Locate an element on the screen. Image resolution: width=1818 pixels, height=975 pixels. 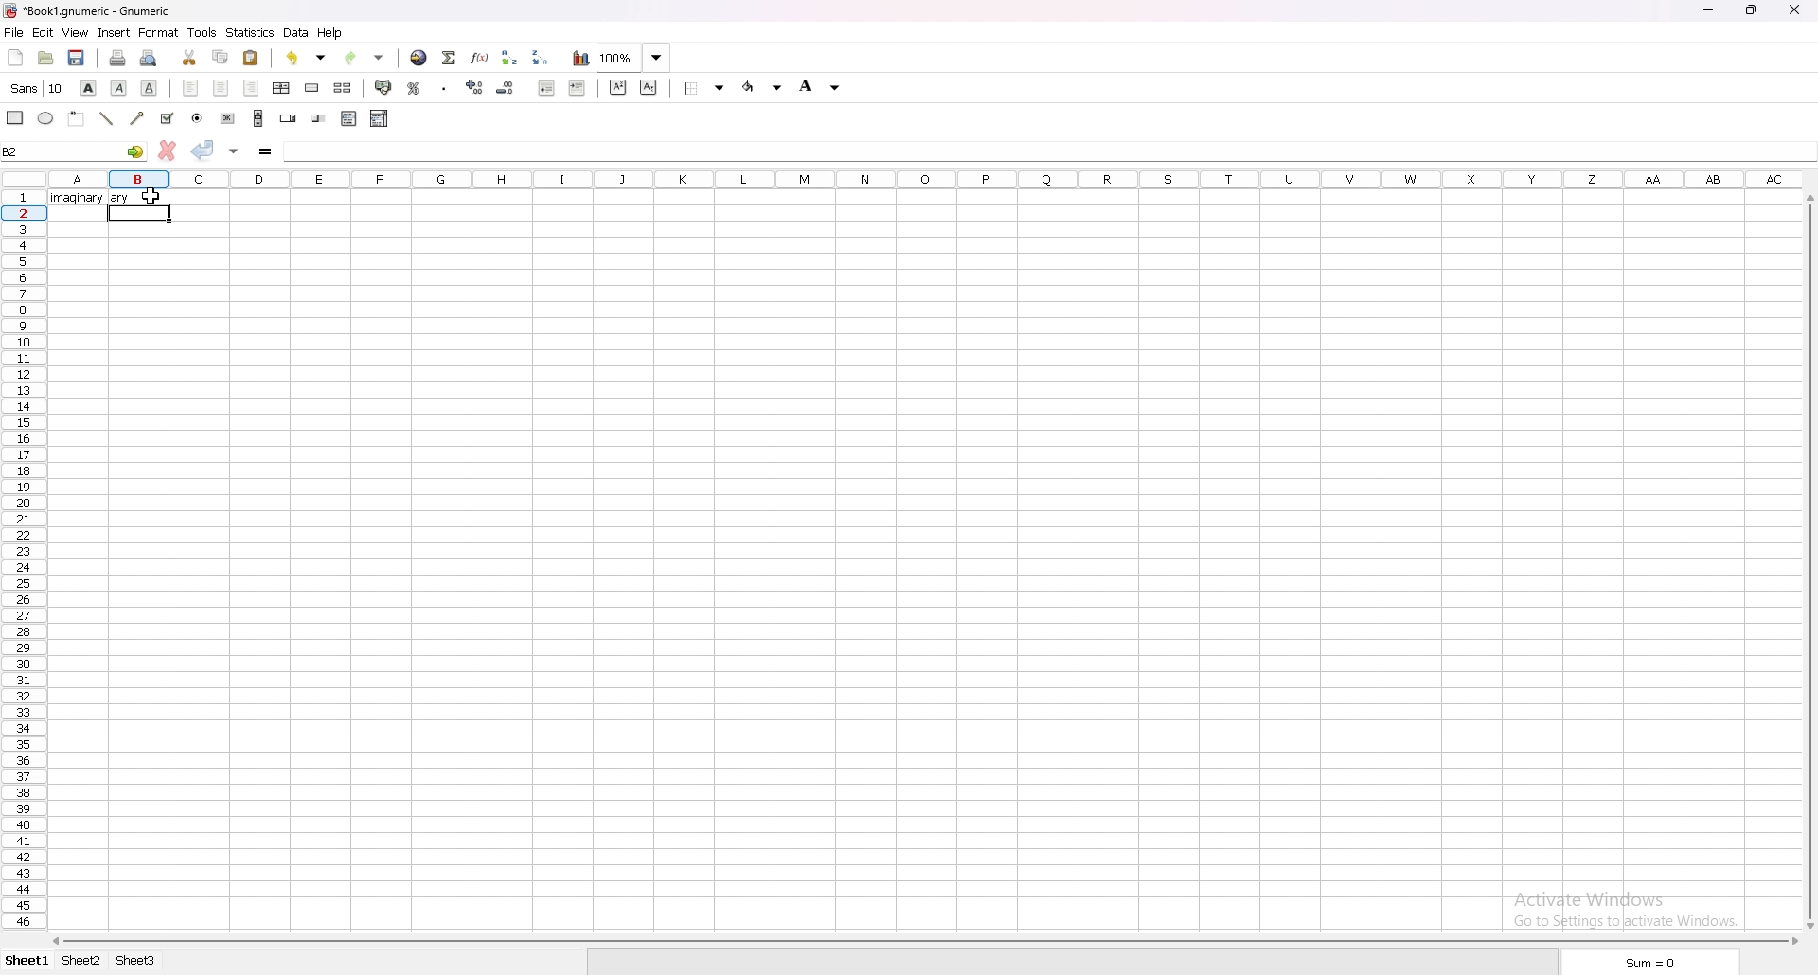
thousands separator is located at coordinates (446, 86).